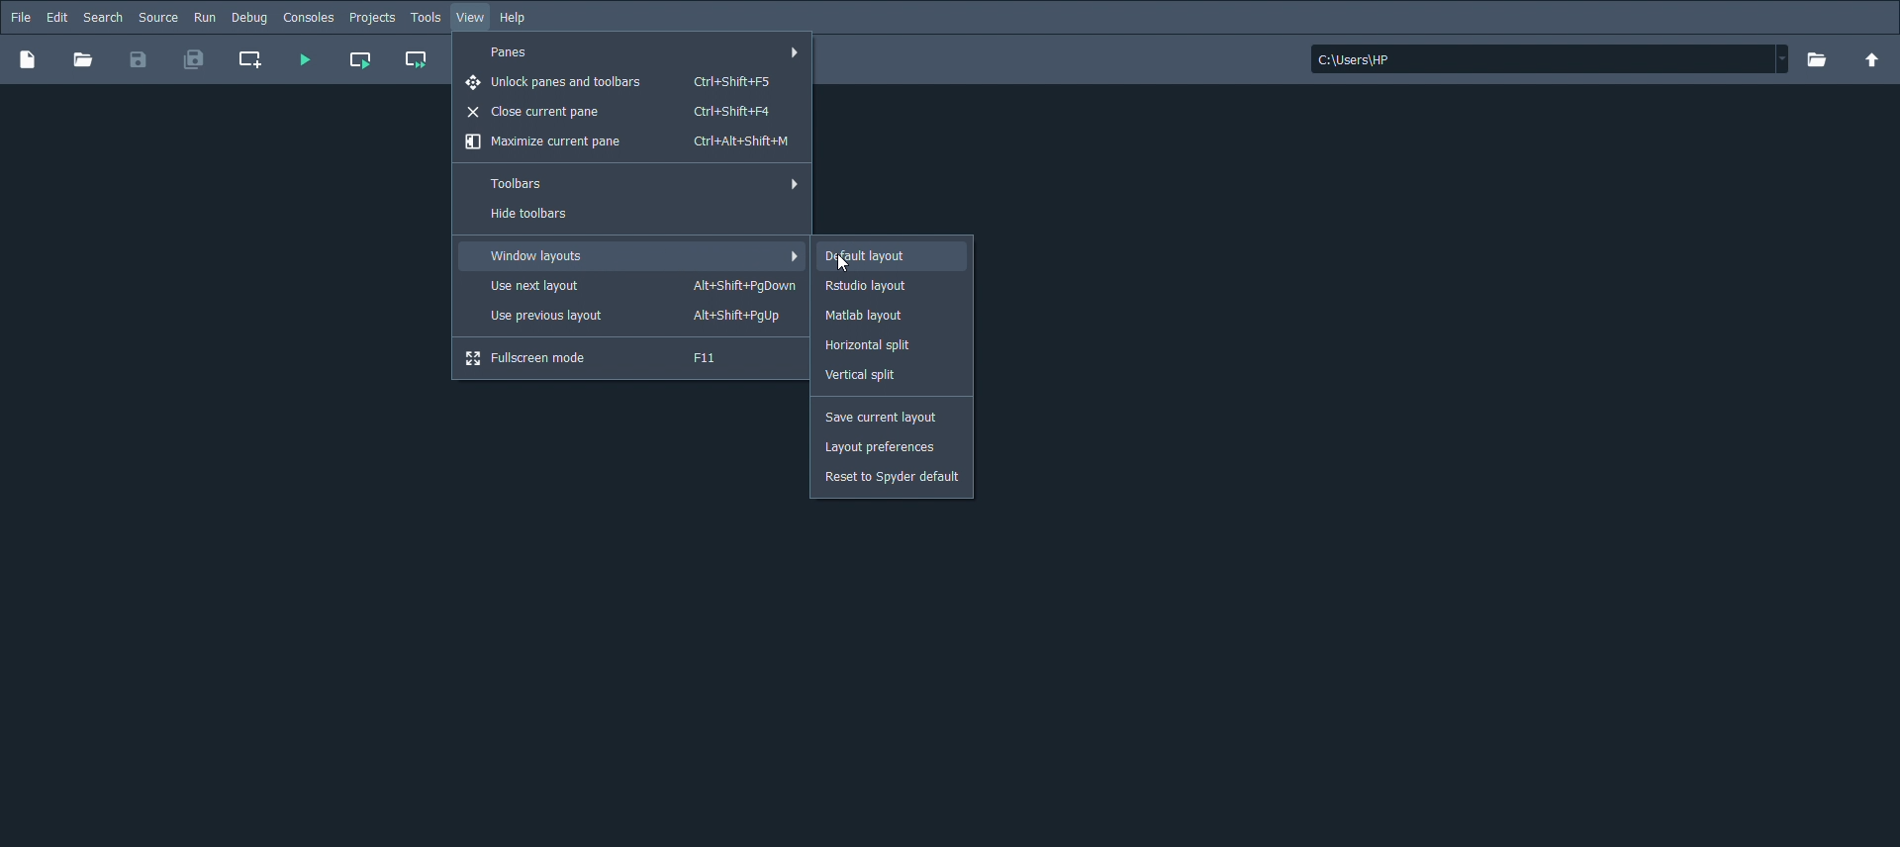 The width and height of the screenshot is (1900, 847). What do you see at coordinates (55, 15) in the screenshot?
I see `Edit` at bounding box center [55, 15].